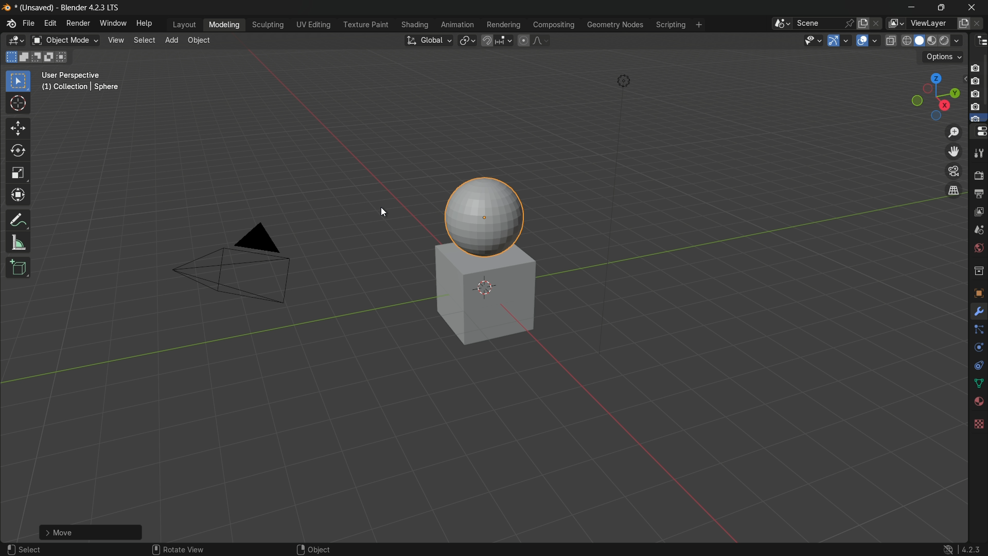 The image size is (988, 556). What do you see at coordinates (879, 24) in the screenshot?
I see `delete scenes` at bounding box center [879, 24].